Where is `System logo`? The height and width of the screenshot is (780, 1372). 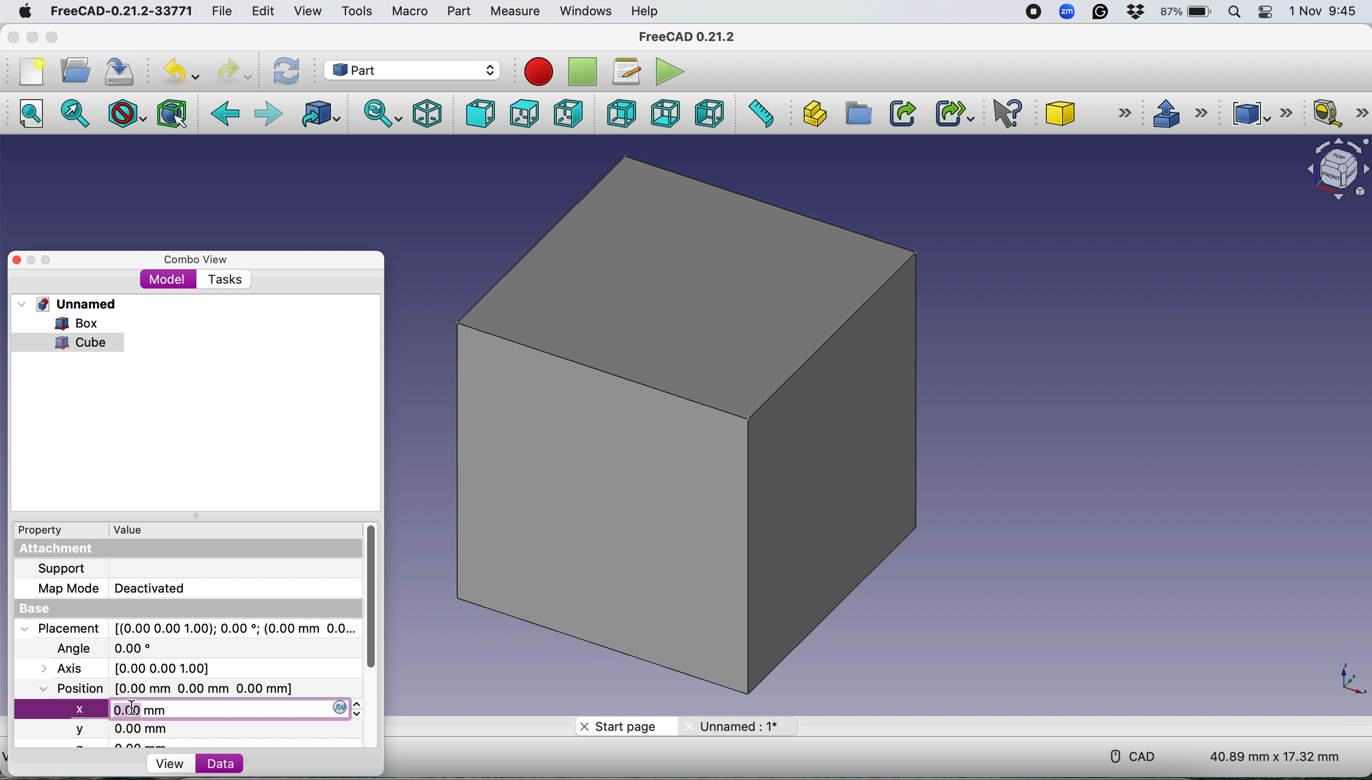
System logo is located at coordinates (24, 12).